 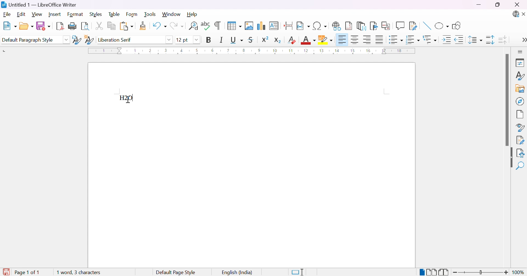 I want to click on Check spelling, so click(x=206, y=26).